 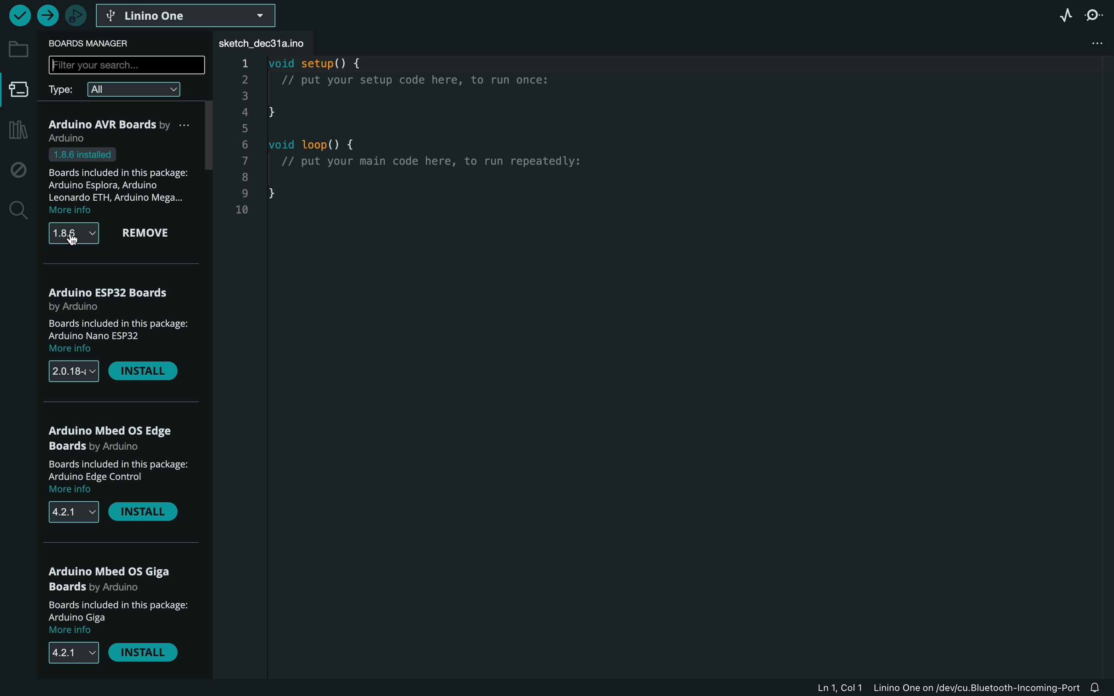 I want to click on versions, so click(x=67, y=653).